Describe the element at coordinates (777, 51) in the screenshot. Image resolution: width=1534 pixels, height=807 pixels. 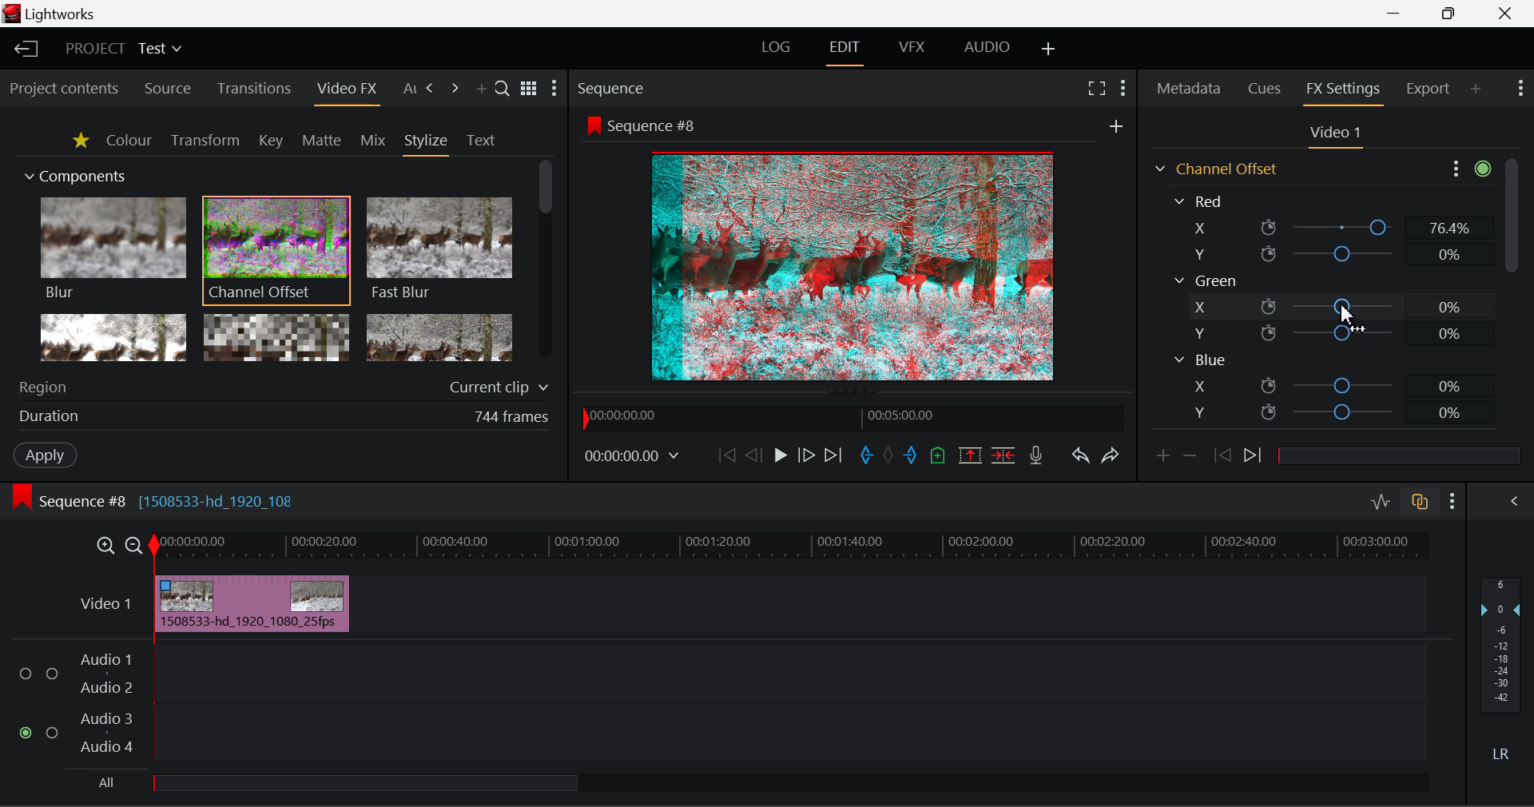
I see `LOG Layout` at that location.